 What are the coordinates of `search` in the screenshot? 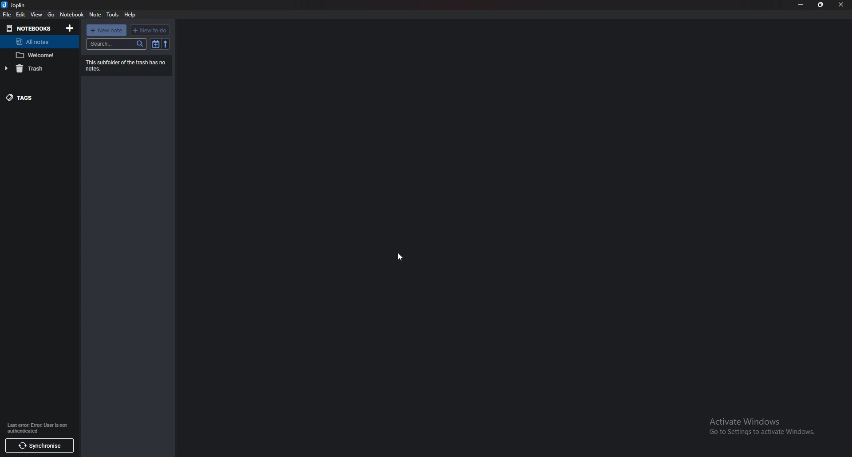 It's located at (117, 43).